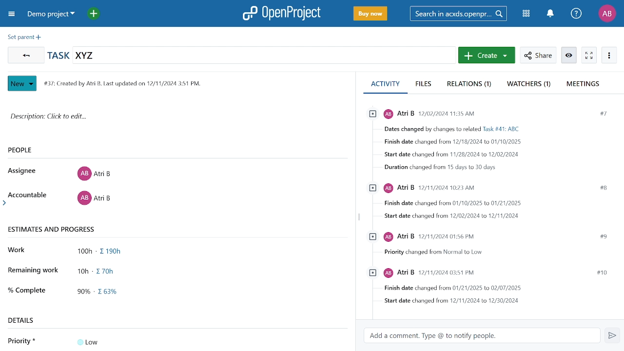  Describe the element at coordinates (388, 83) in the screenshot. I see `Acivitty` at that location.